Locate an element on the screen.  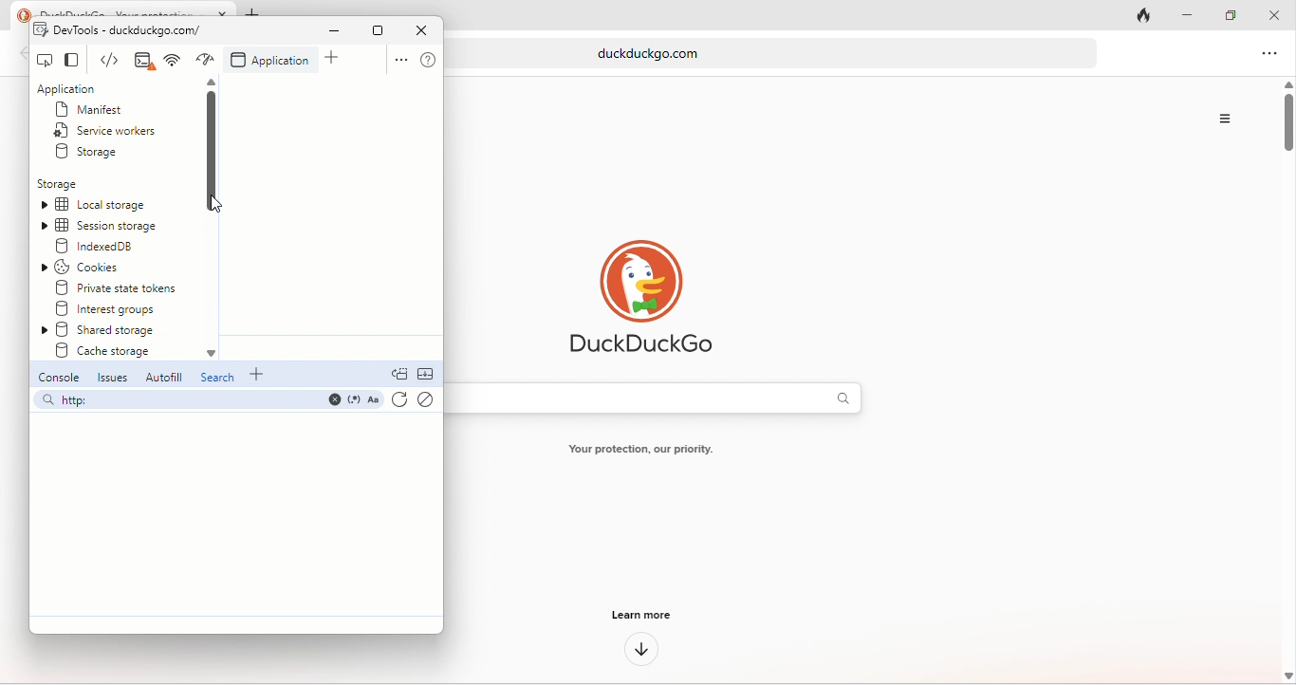
issues is located at coordinates (113, 379).